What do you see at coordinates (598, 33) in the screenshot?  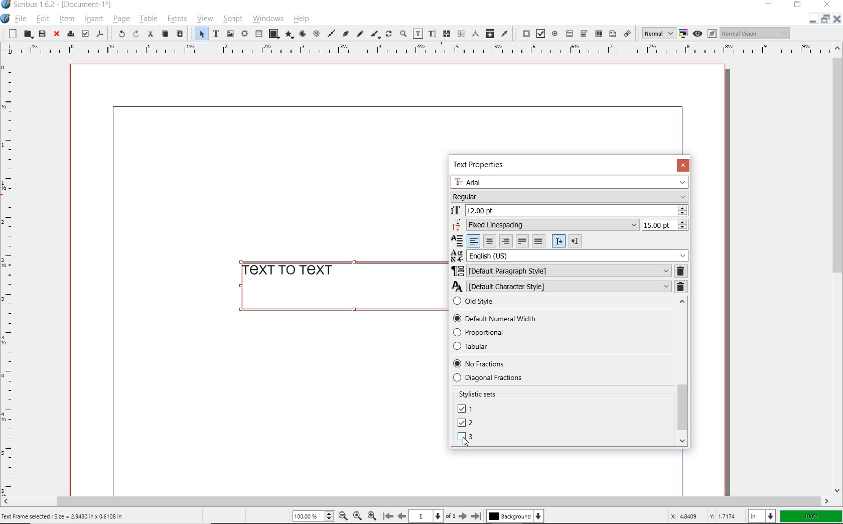 I see `pdf list box` at bounding box center [598, 33].